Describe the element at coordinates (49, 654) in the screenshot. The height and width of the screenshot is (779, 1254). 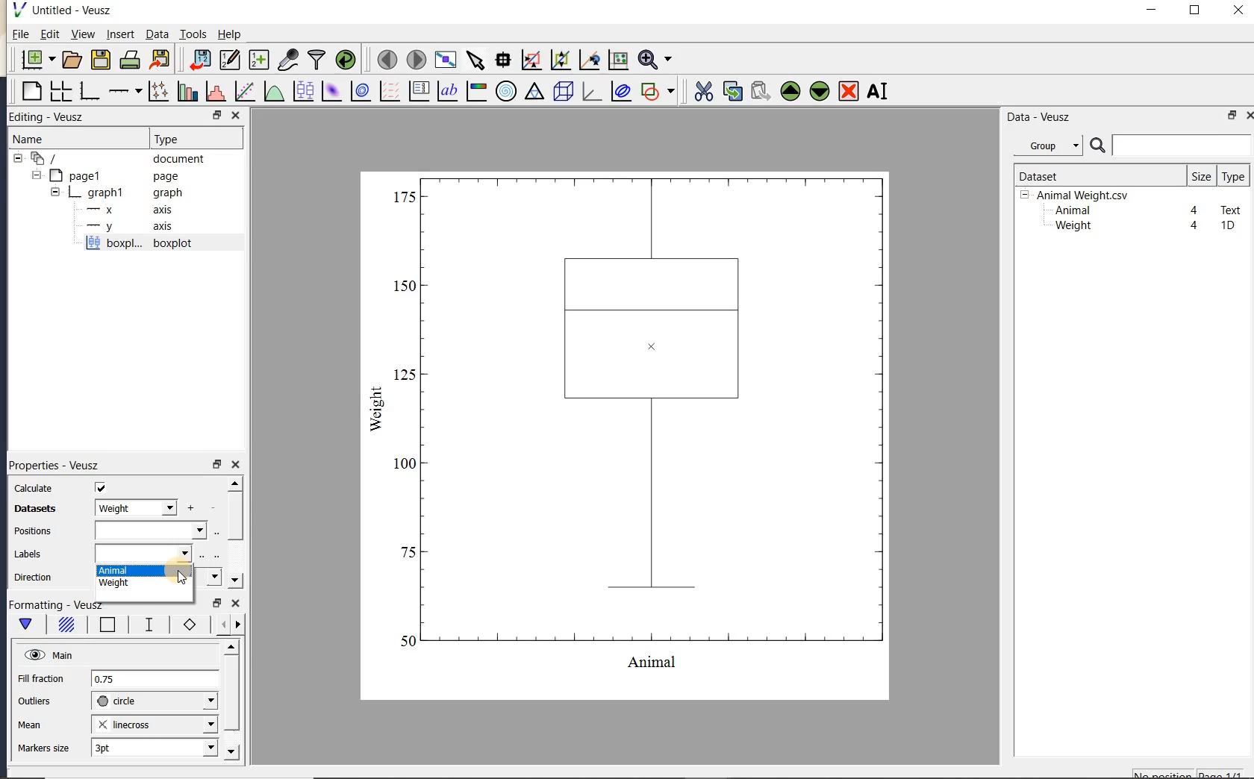
I see `Main` at that location.